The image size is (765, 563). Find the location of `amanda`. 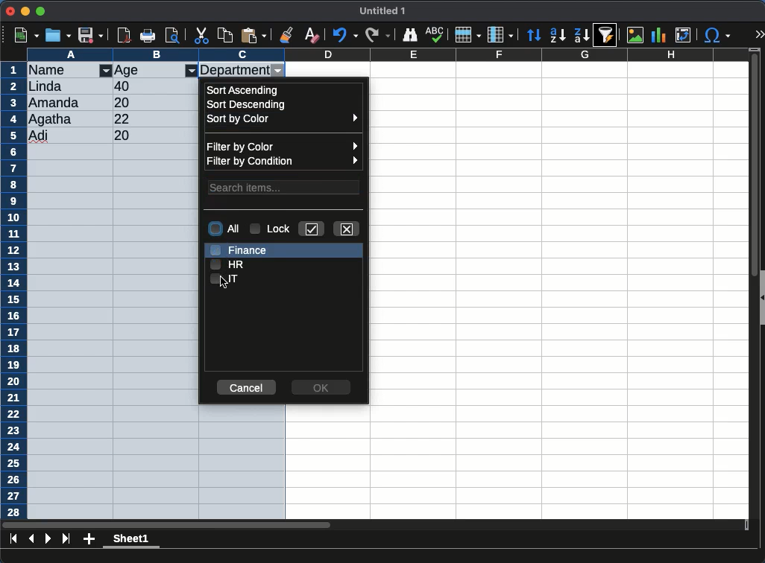

amanda is located at coordinates (55, 102).